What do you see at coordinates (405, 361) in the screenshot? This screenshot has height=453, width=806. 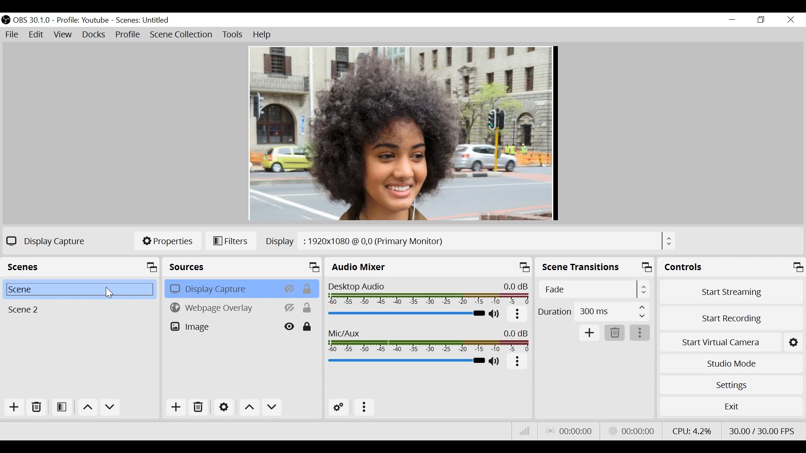 I see `Mic/Aux` at bounding box center [405, 361].